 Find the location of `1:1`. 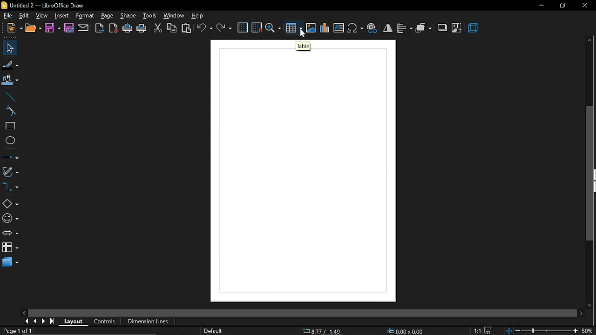

1:1 is located at coordinates (477, 331).